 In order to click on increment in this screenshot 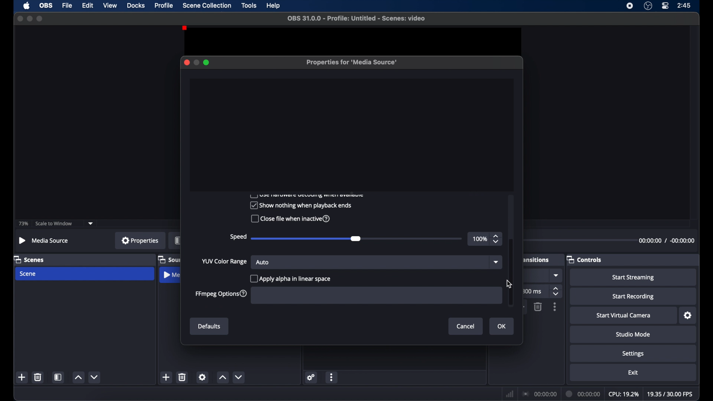, I will do `click(223, 378)`.